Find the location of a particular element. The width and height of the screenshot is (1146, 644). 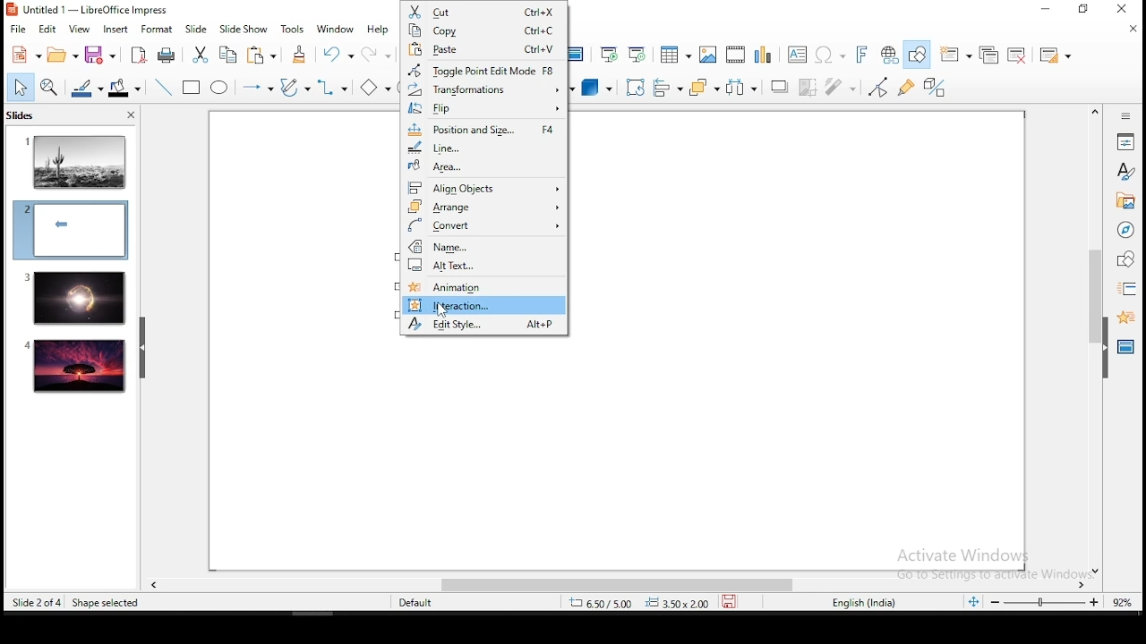

delete slide is located at coordinates (1020, 55).